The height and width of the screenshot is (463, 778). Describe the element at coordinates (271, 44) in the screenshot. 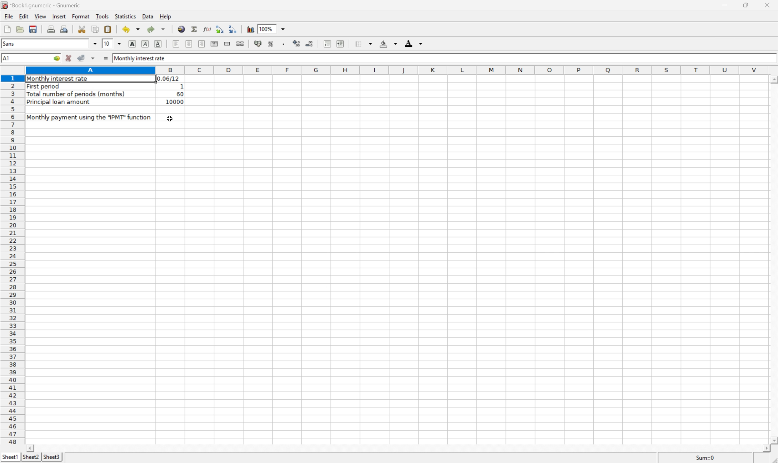

I see `Format the selection as percentage` at that location.